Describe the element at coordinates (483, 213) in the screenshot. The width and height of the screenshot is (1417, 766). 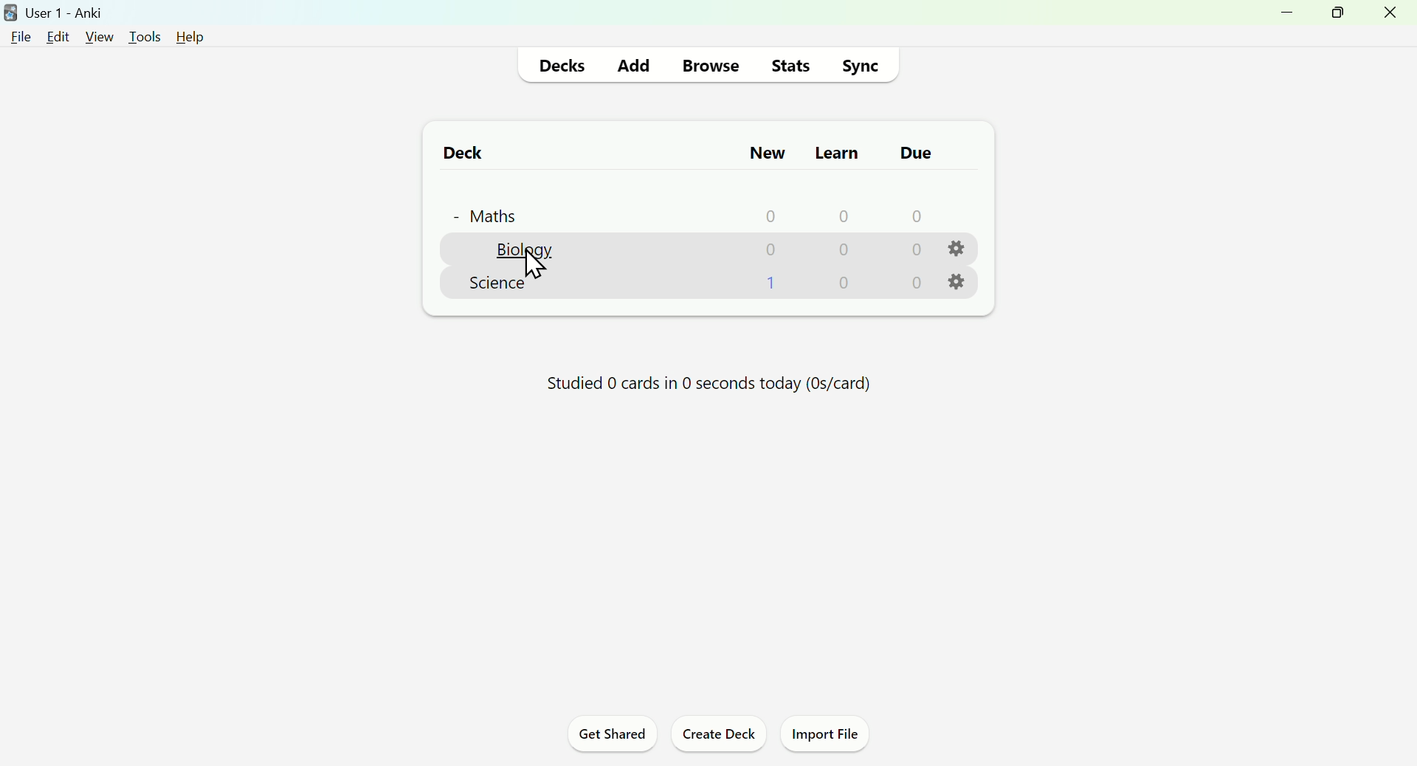
I see `Maths` at that location.